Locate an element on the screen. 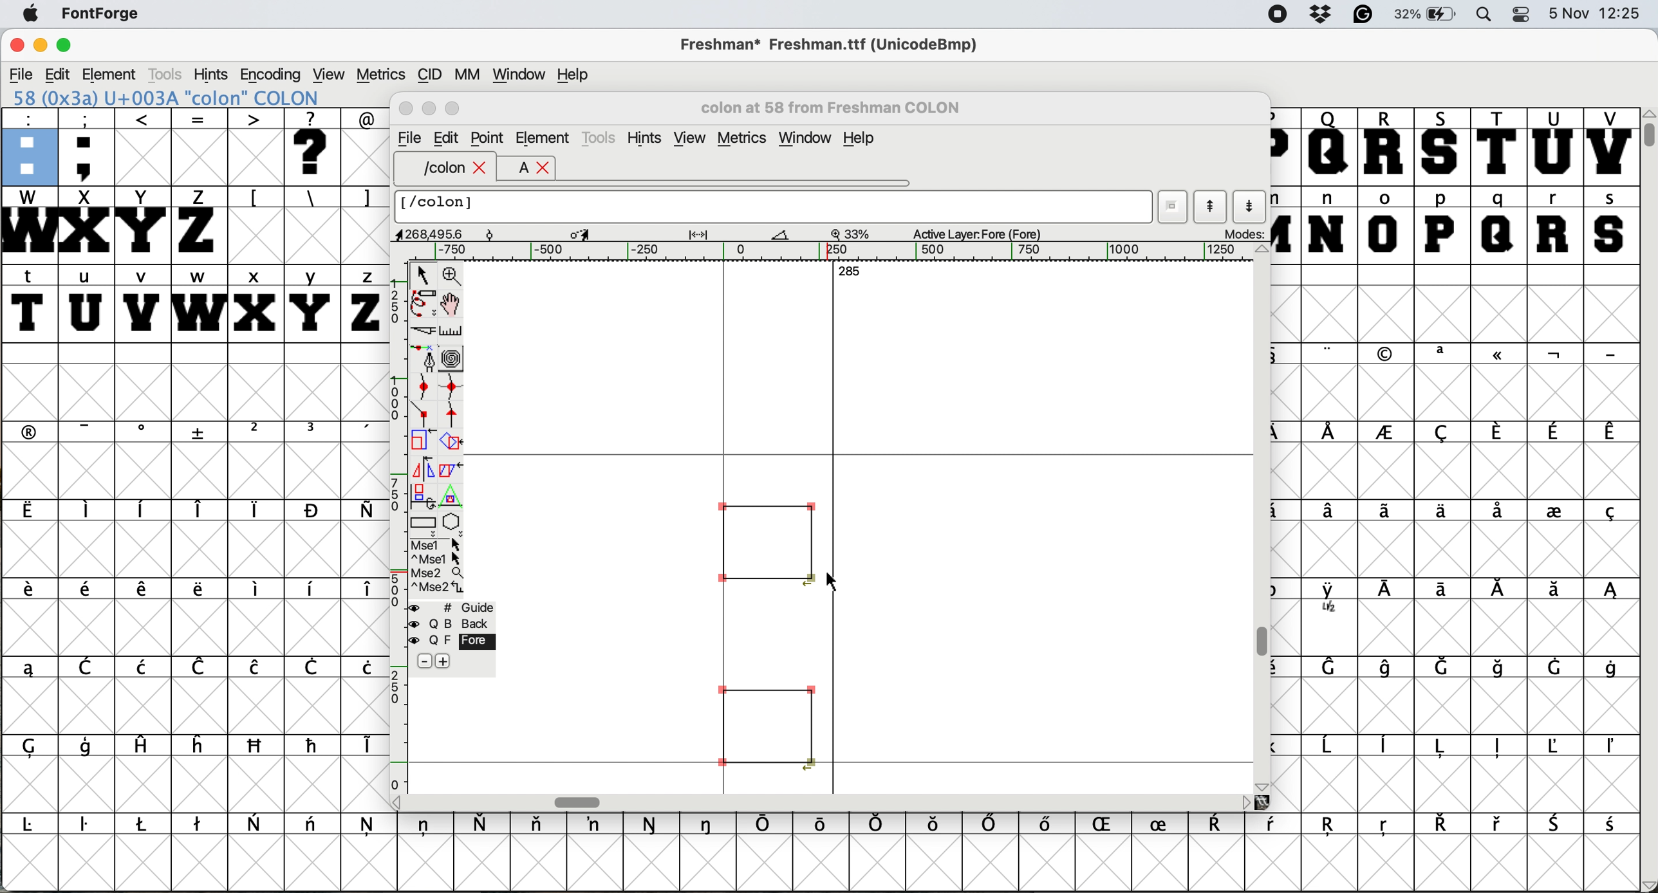  rectangle or box is located at coordinates (424, 519).